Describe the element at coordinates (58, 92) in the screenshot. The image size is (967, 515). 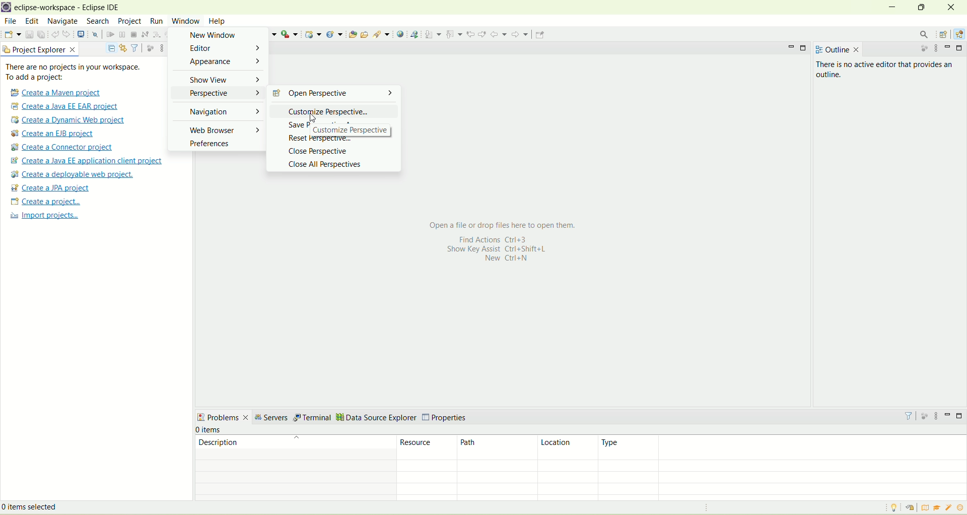
I see `create a Maven project` at that location.